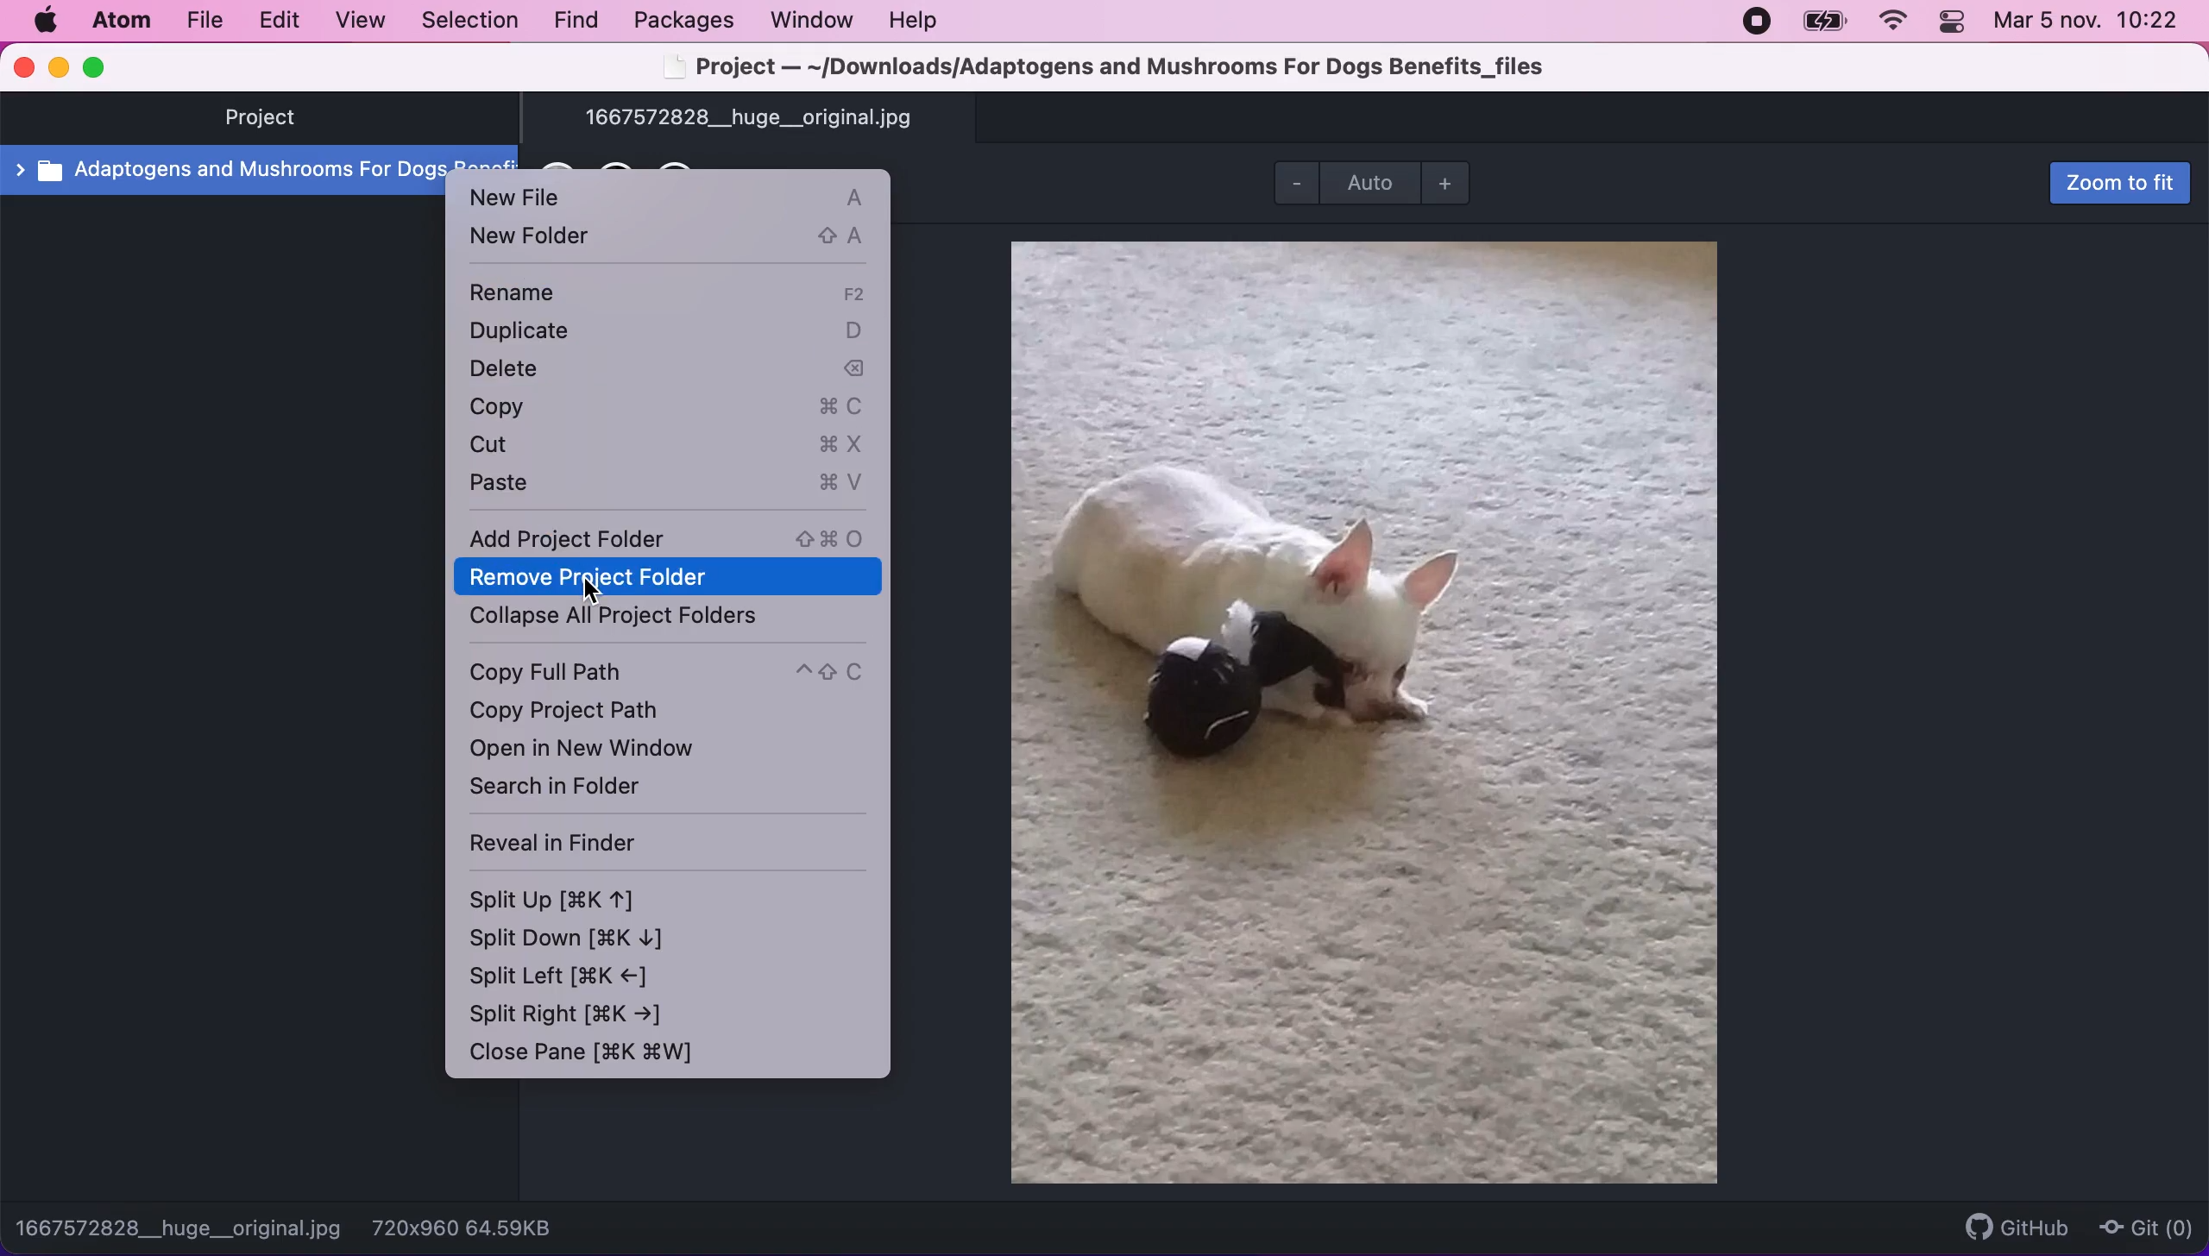 This screenshot has width=2209, height=1256. I want to click on project tab, so click(267, 118).